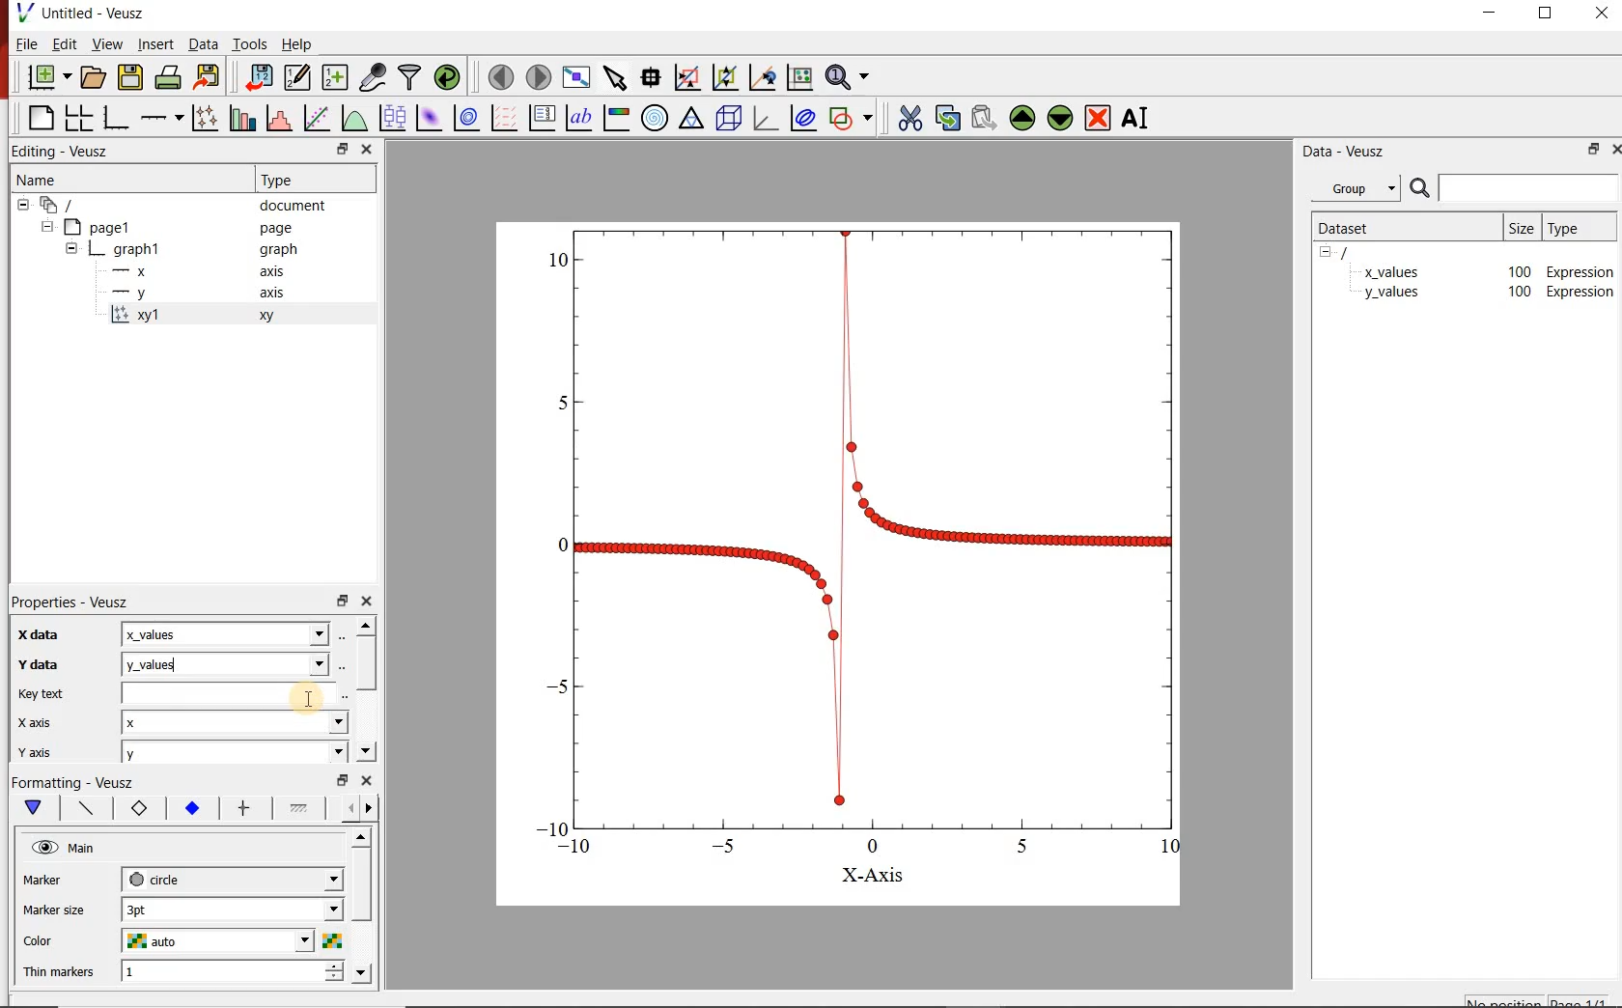 Image resolution: width=1622 pixels, height=1008 pixels. Describe the element at coordinates (168, 77) in the screenshot. I see `print the documents` at that location.